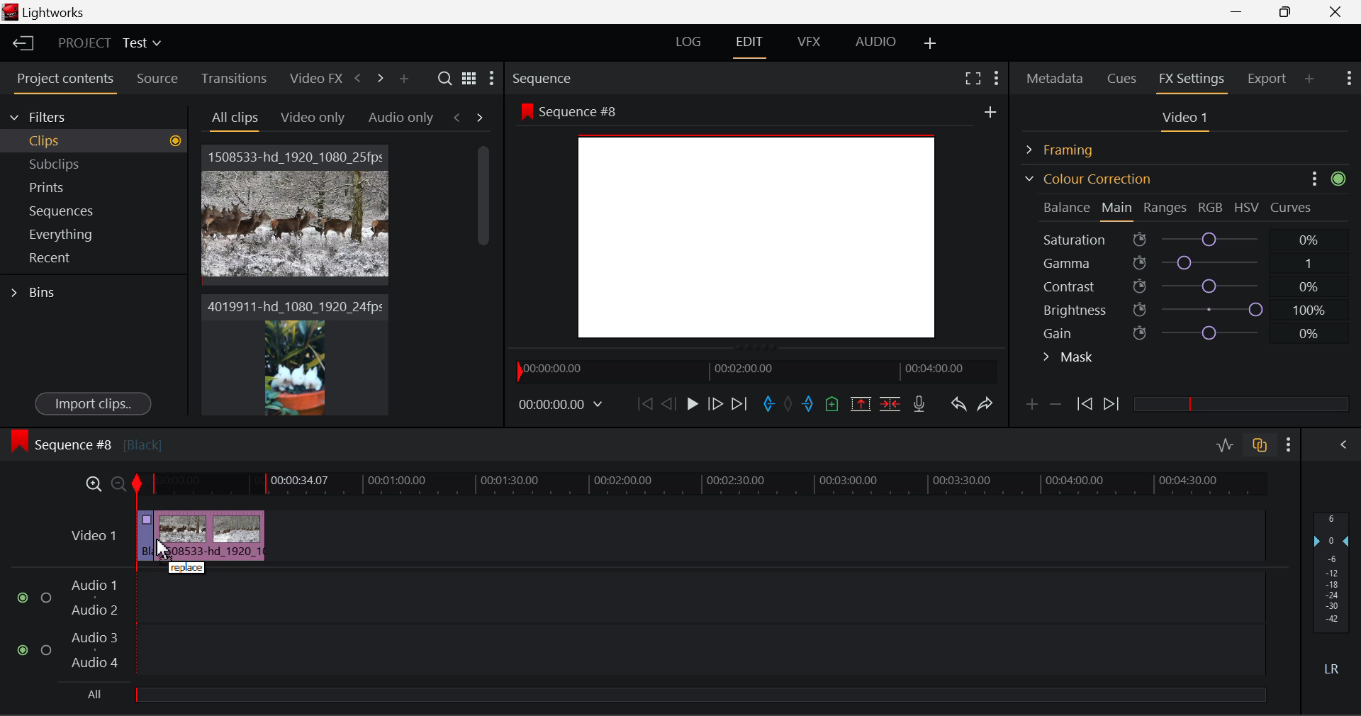 The height and width of the screenshot is (716, 1361). What do you see at coordinates (357, 79) in the screenshot?
I see `Previous Panel` at bounding box center [357, 79].